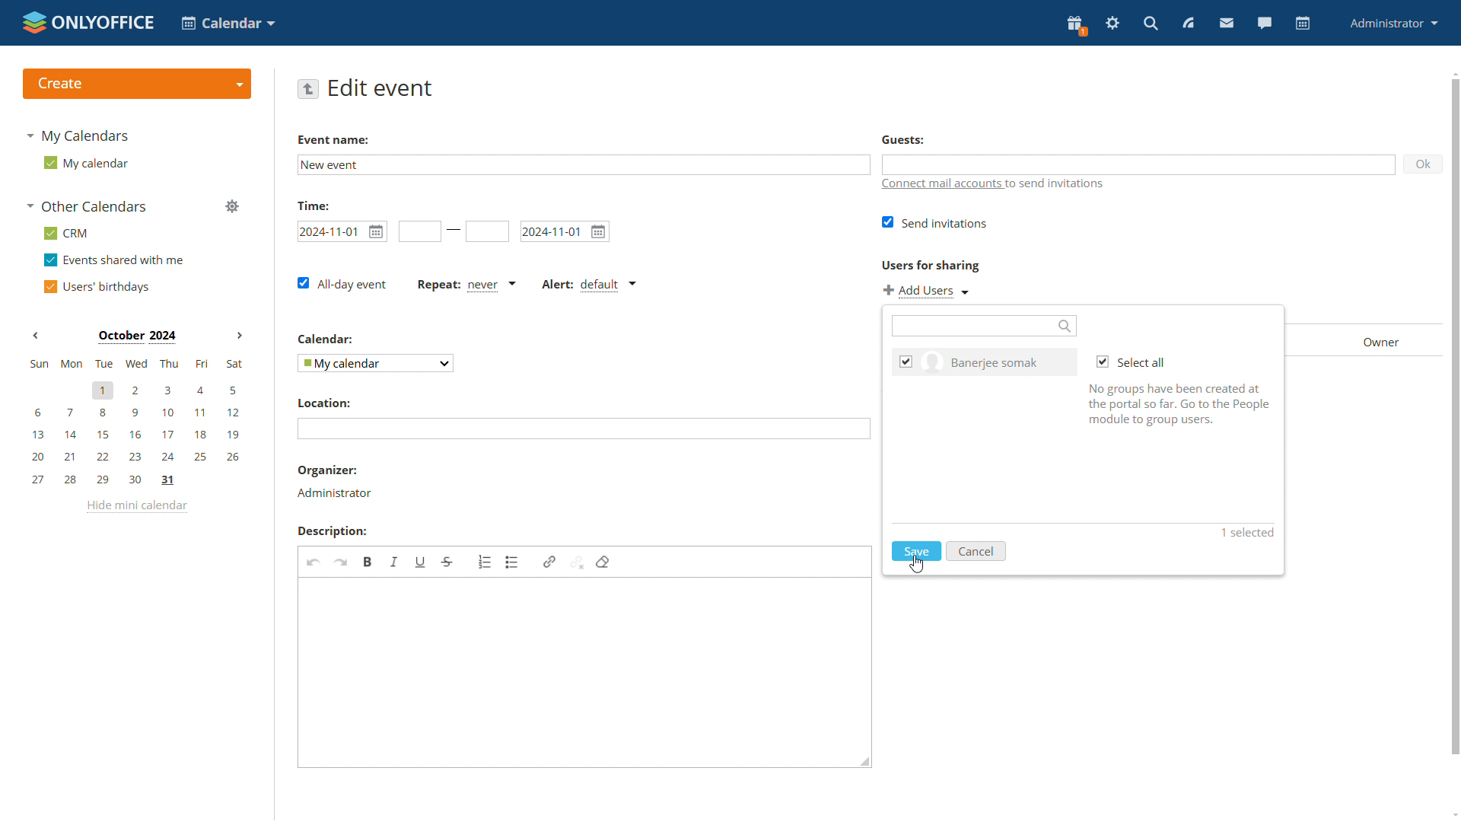 The height and width of the screenshot is (822, 1461). What do you see at coordinates (84, 138) in the screenshot?
I see `my calendars` at bounding box center [84, 138].